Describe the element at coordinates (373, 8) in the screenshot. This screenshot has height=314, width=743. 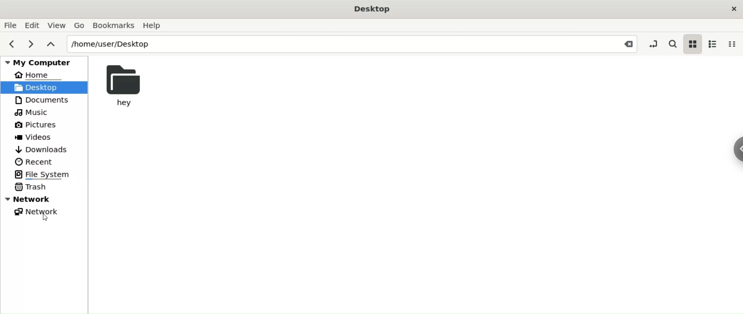
I see `Desktop` at that location.